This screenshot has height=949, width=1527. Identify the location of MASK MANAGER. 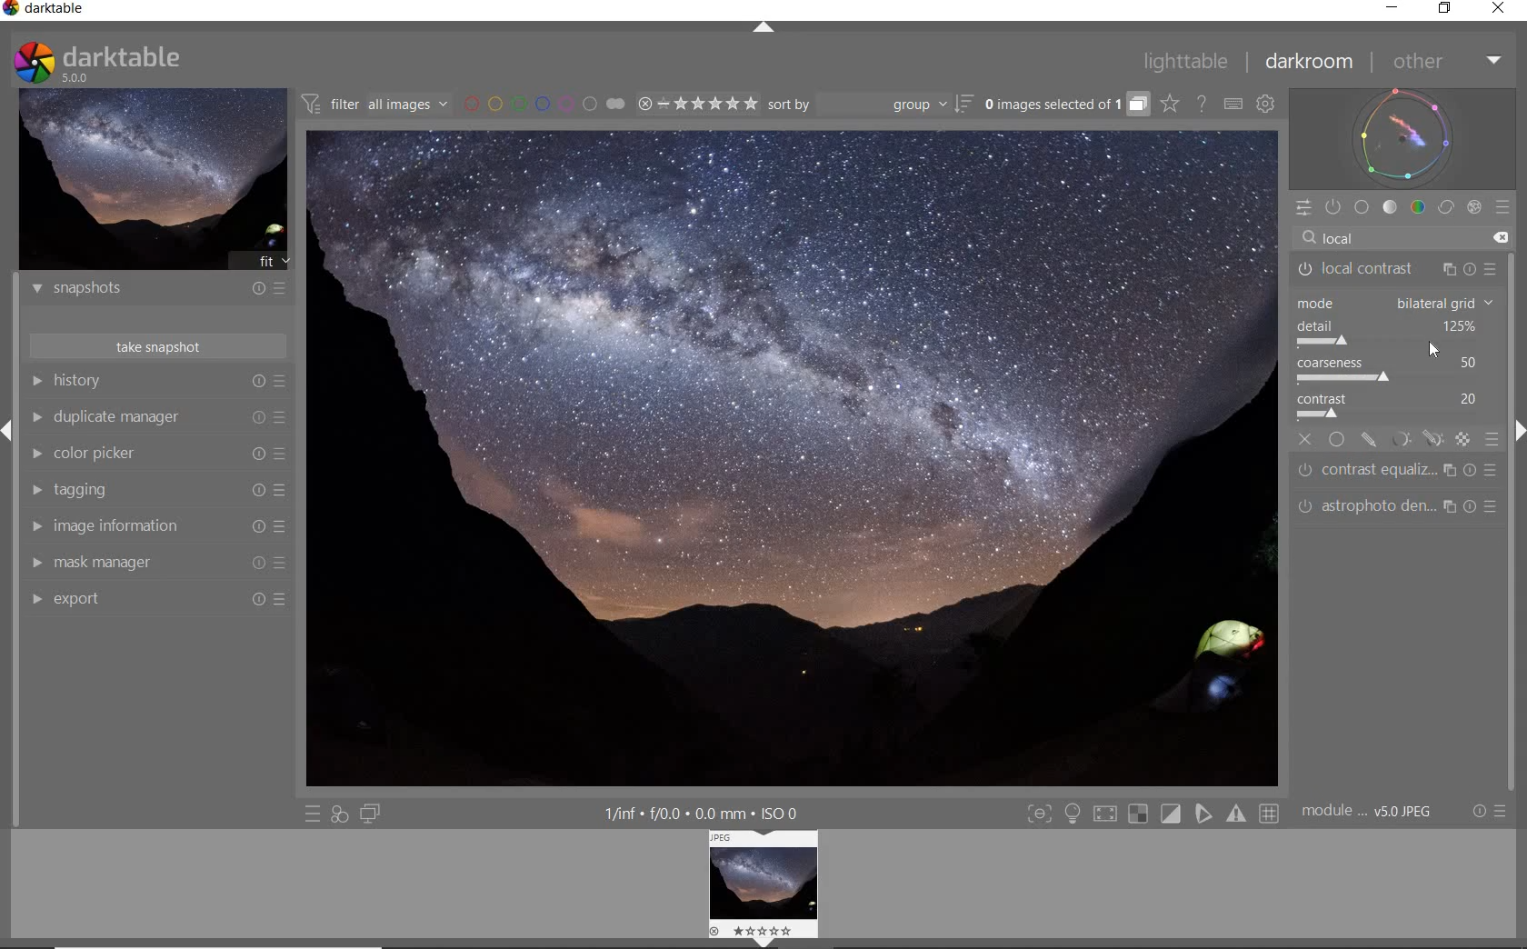
(36, 564).